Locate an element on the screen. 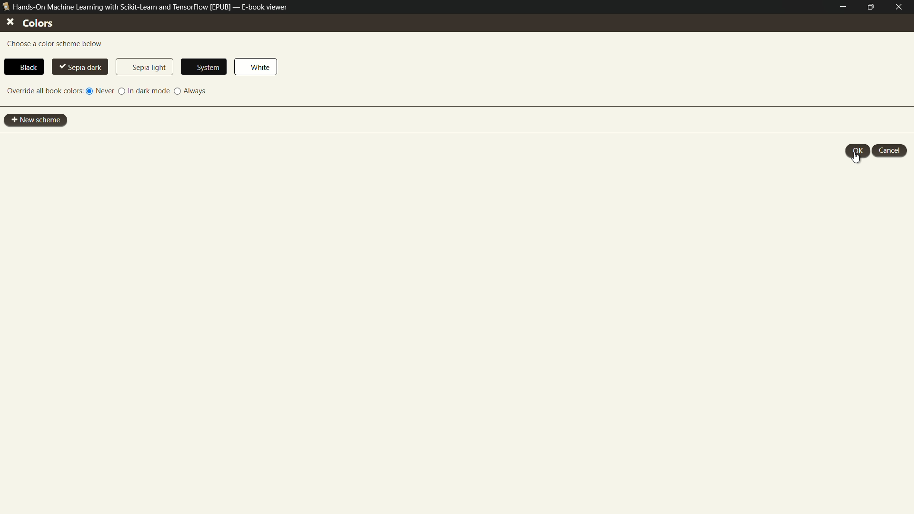 The height and width of the screenshot is (514, 914). black is located at coordinates (24, 67).